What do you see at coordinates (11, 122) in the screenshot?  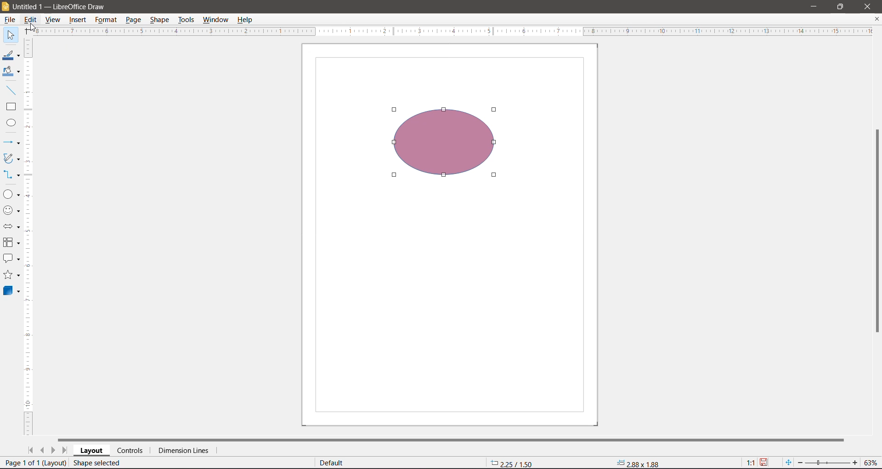 I see `Ellipse` at bounding box center [11, 122].